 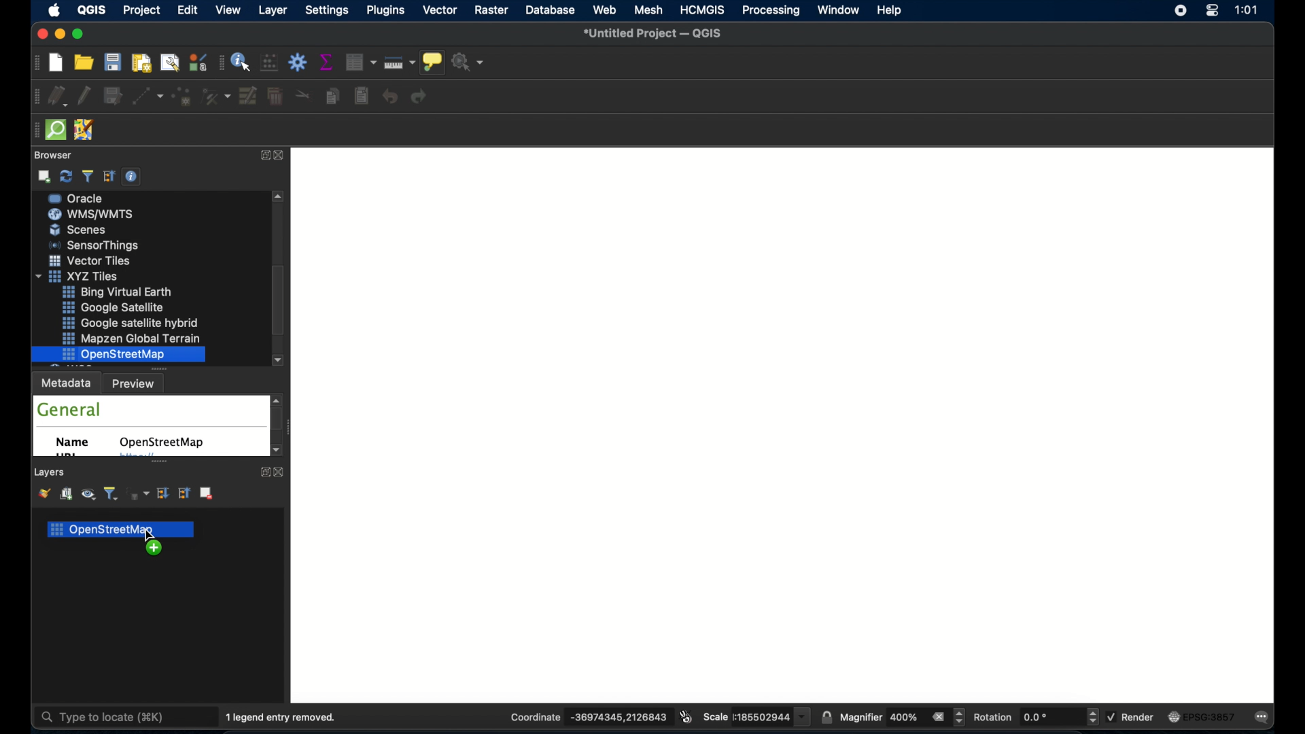 I want to click on no action selected, so click(x=469, y=64).